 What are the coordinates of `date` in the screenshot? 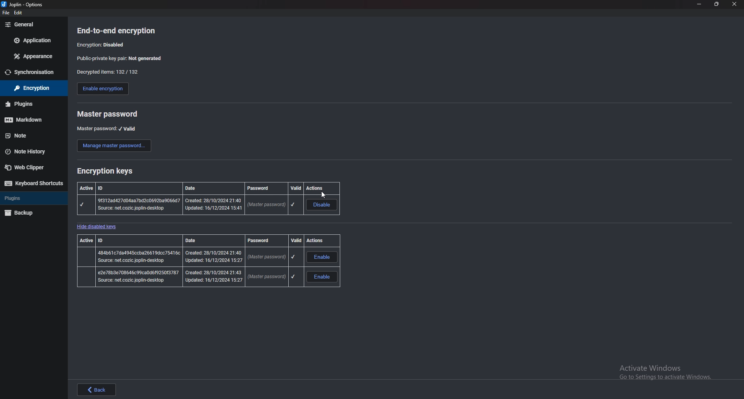 It's located at (201, 189).